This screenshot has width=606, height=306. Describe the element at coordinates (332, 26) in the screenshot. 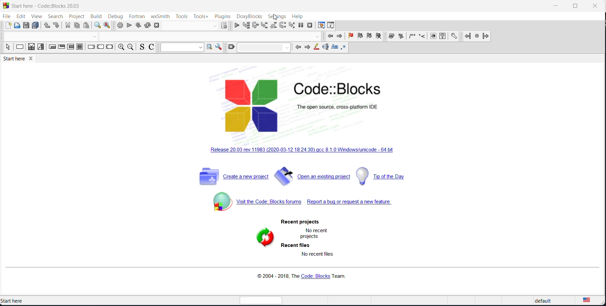

I see `various info` at that location.